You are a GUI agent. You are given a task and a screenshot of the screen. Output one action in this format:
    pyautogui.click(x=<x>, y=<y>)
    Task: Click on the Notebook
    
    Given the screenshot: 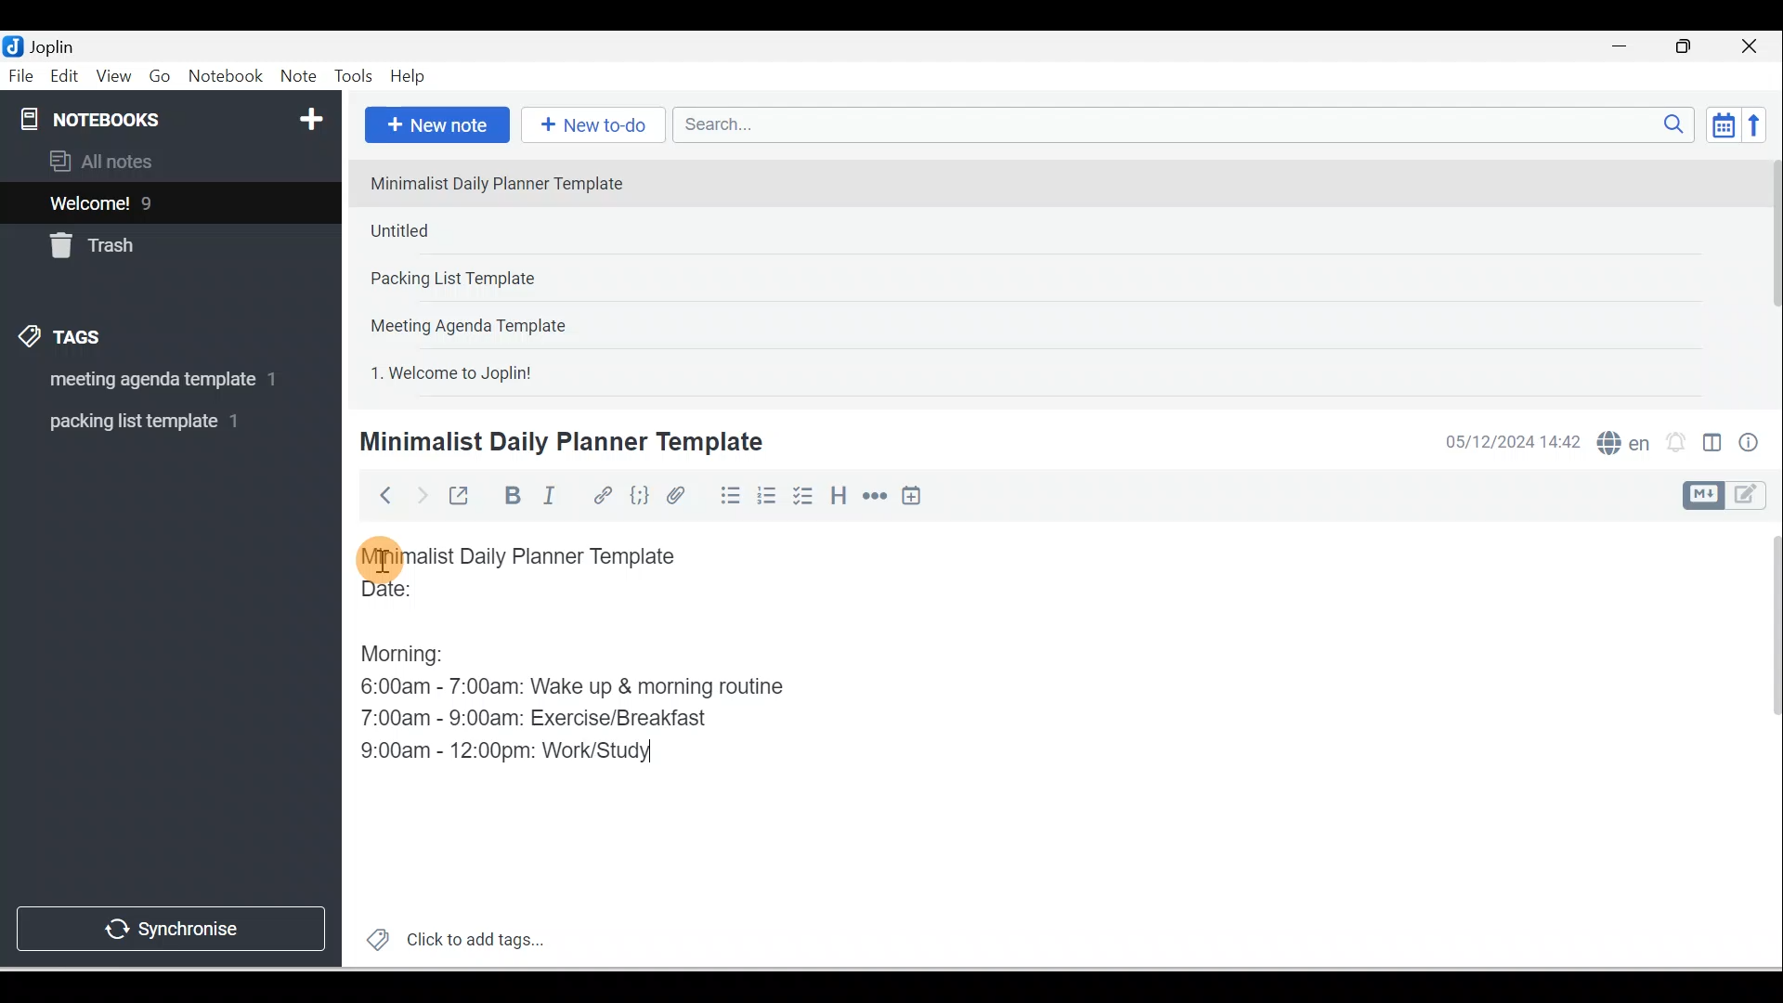 What is the action you would take?
    pyautogui.click(x=225, y=77)
    